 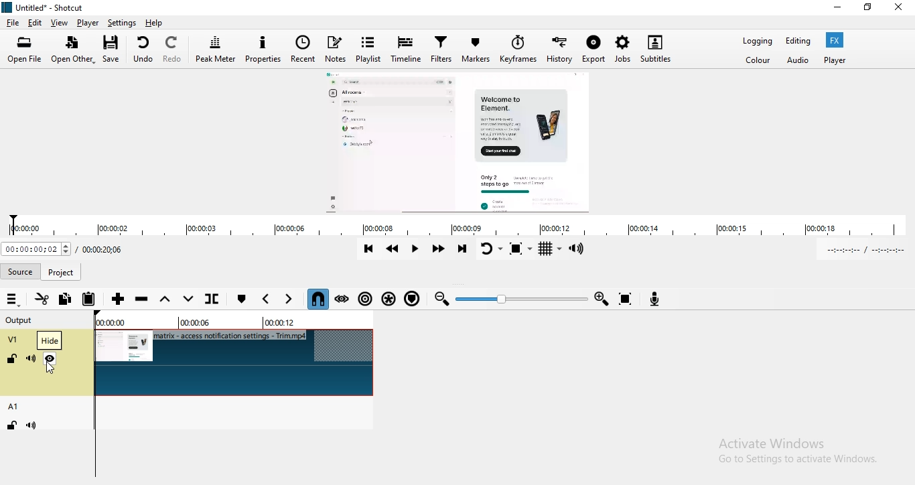 What do you see at coordinates (370, 47) in the screenshot?
I see `Playlist` at bounding box center [370, 47].